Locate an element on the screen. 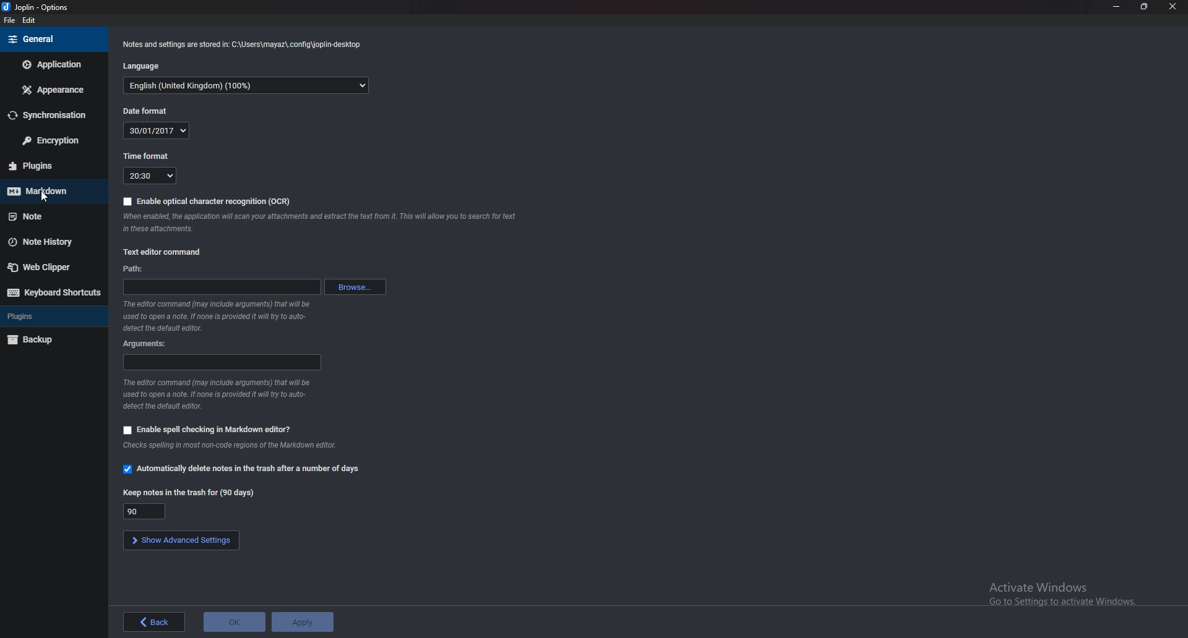 The image size is (1188, 638). Arguments is located at coordinates (148, 342).